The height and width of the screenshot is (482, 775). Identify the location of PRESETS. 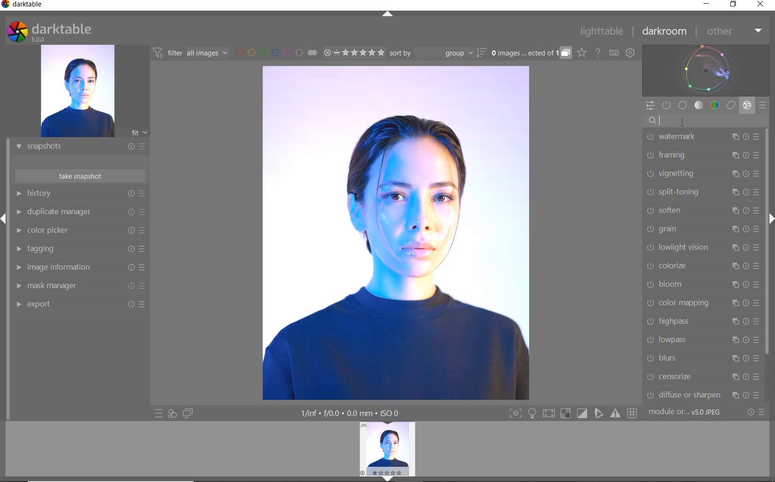
(763, 105).